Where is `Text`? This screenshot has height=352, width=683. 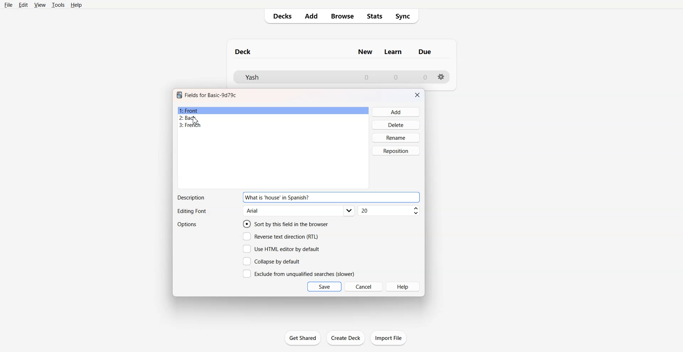 Text is located at coordinates (191, 212).